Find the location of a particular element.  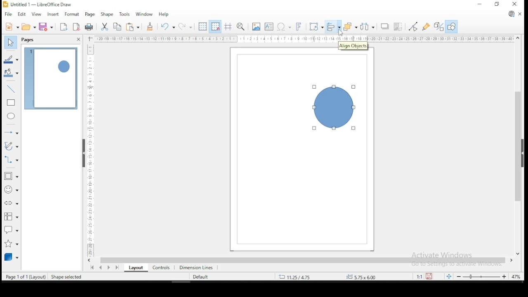

scroll bar is located at coordinates (518, 145).